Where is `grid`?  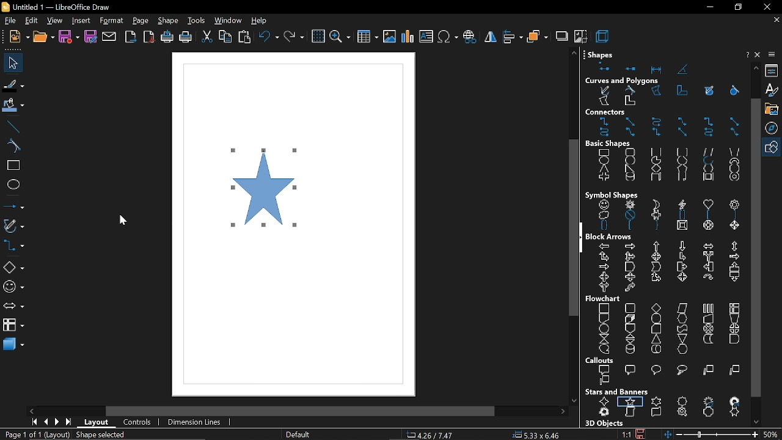 grid is located at coordinates (318, 37).